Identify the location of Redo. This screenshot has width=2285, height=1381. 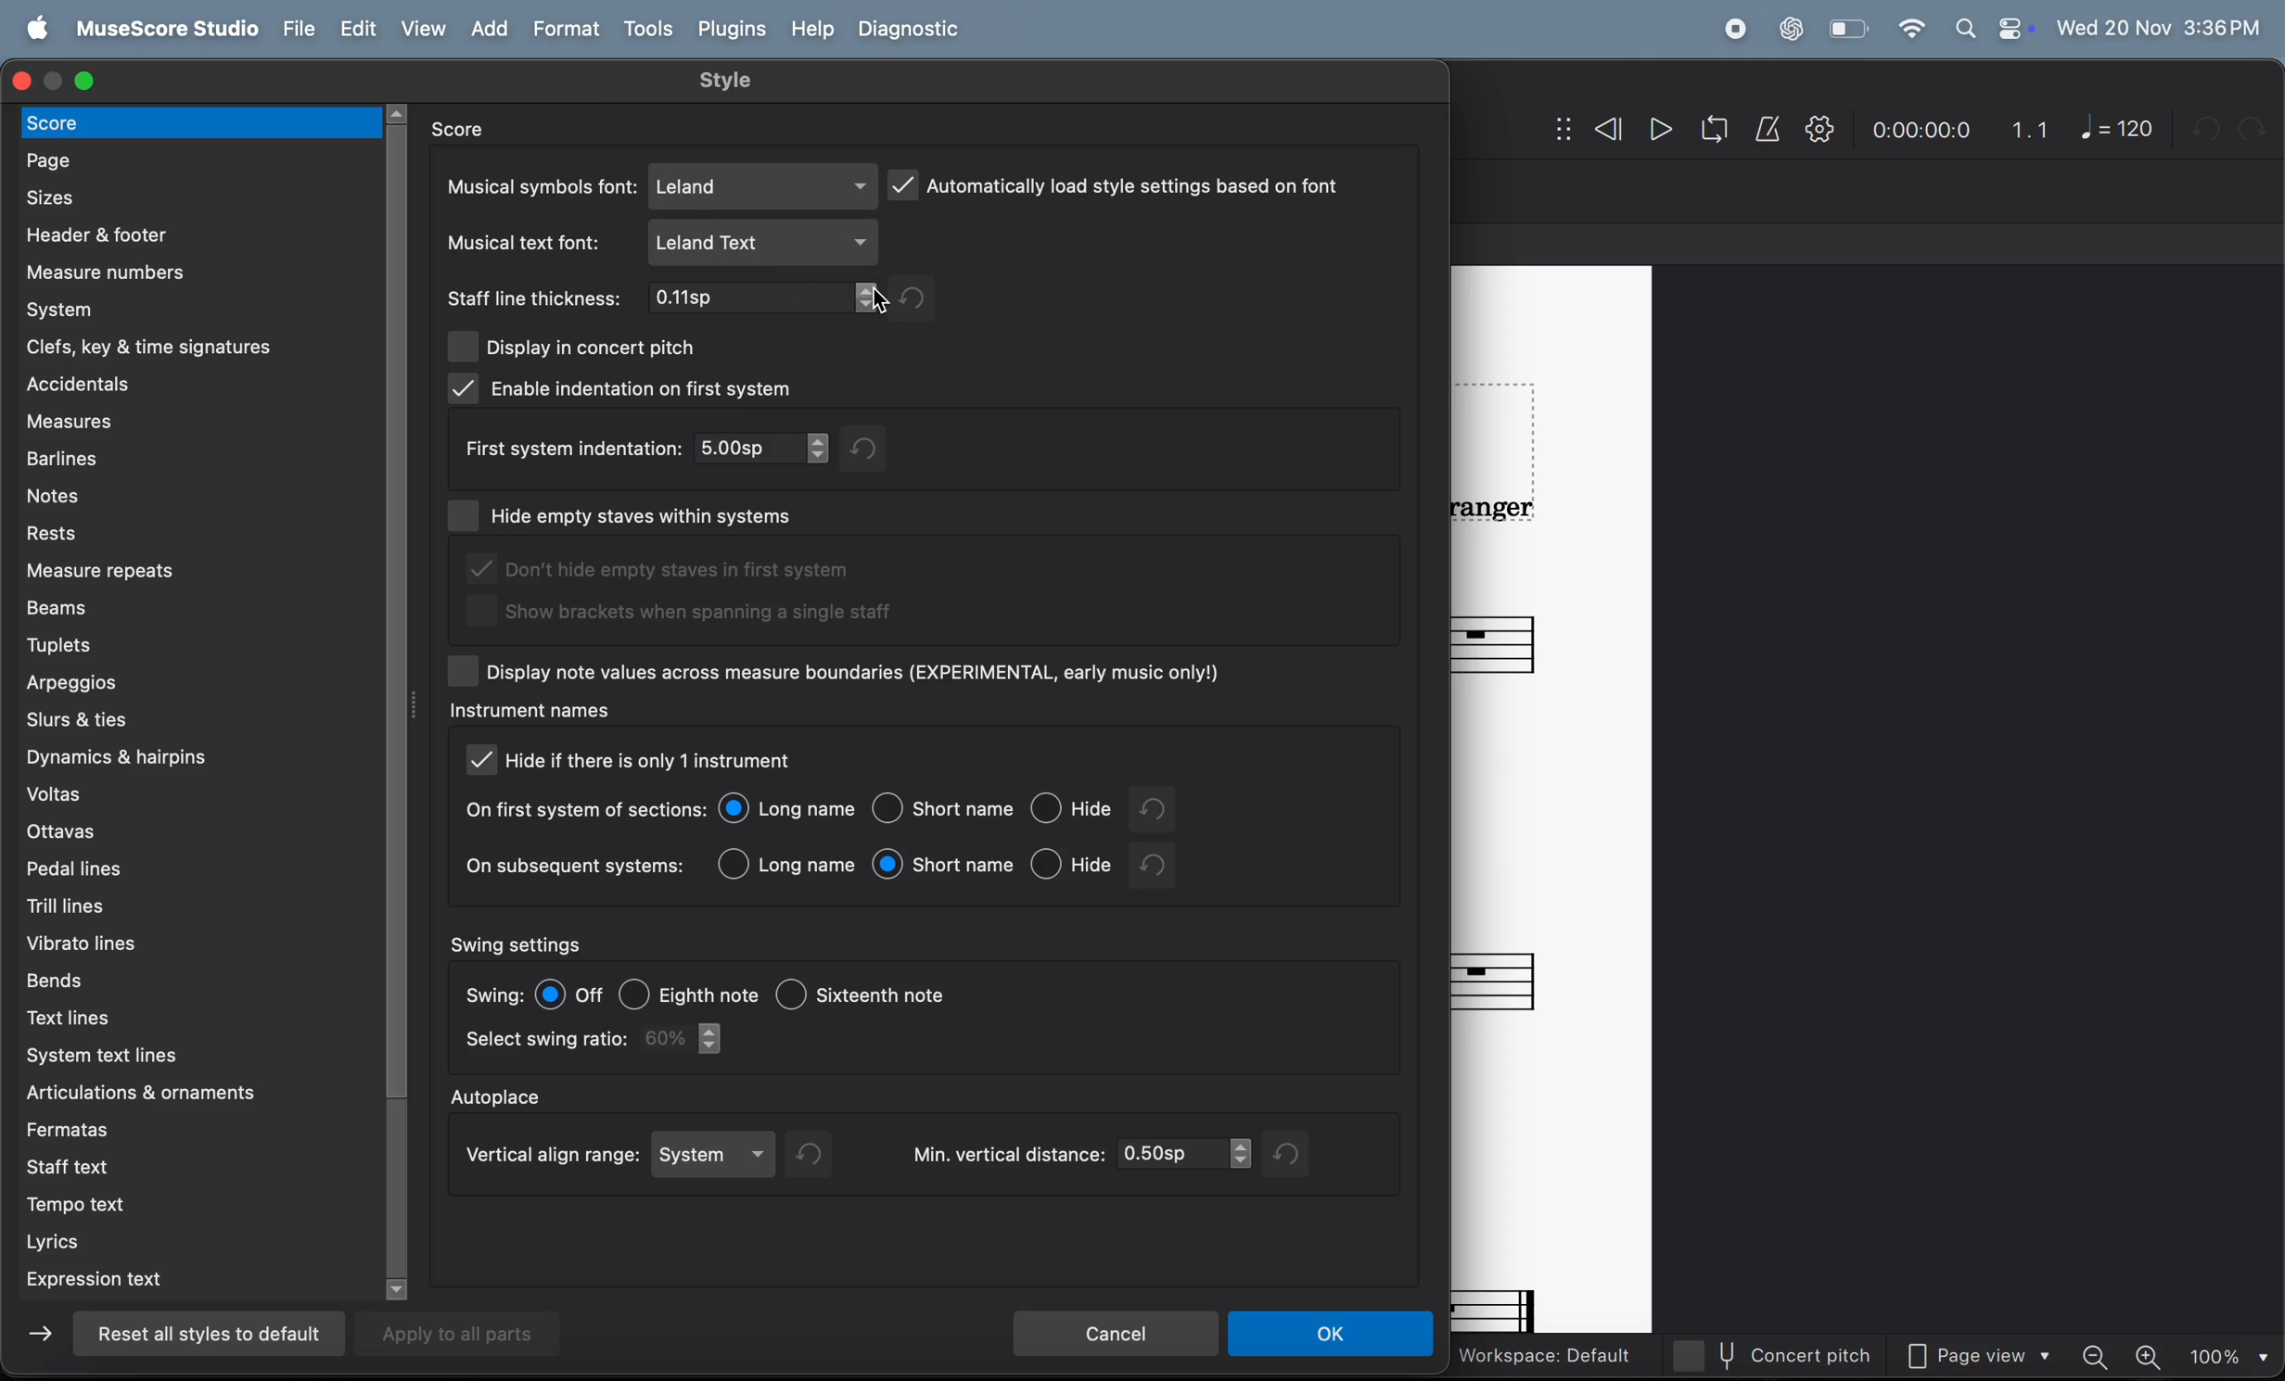
(2258, 128).